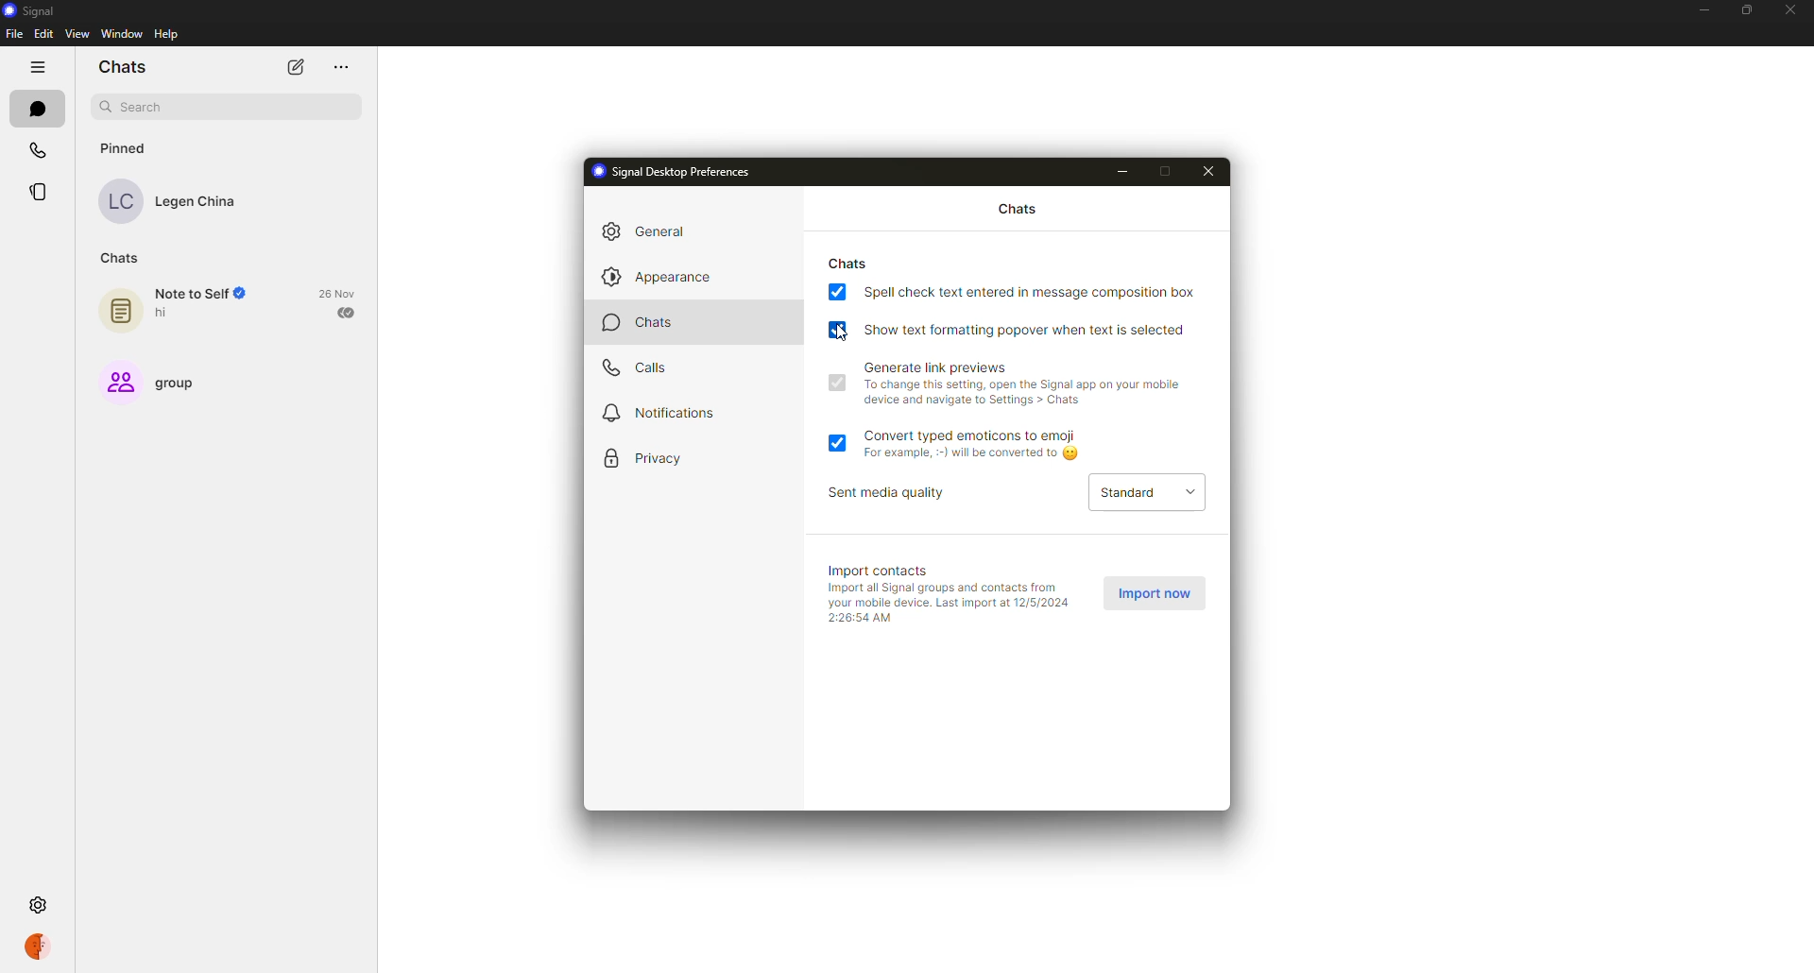 Image resolution: width=1814 pixels, height=973 pixels. What do you see at coordinates (676, 172) in the screenshot?
I see `signal desktop preferences` at bounding box center [676, 172].